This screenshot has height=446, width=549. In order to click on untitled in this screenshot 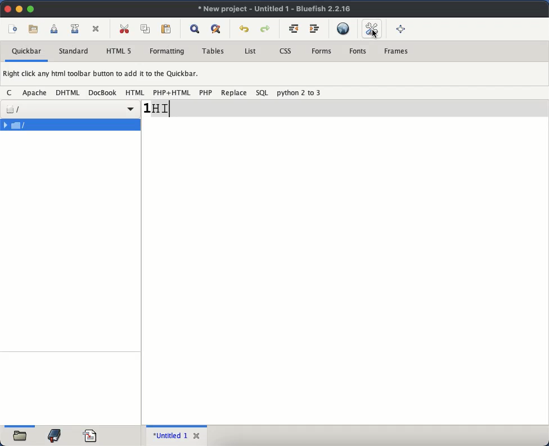, I will do `click(276, 11)`.